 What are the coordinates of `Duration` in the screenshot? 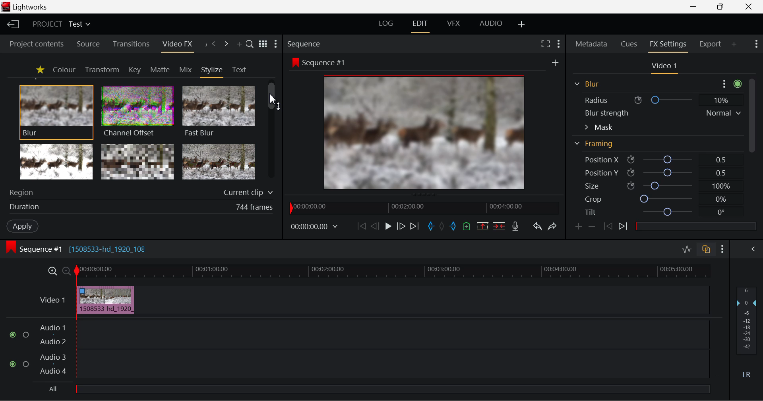 It's located at (139, 208).